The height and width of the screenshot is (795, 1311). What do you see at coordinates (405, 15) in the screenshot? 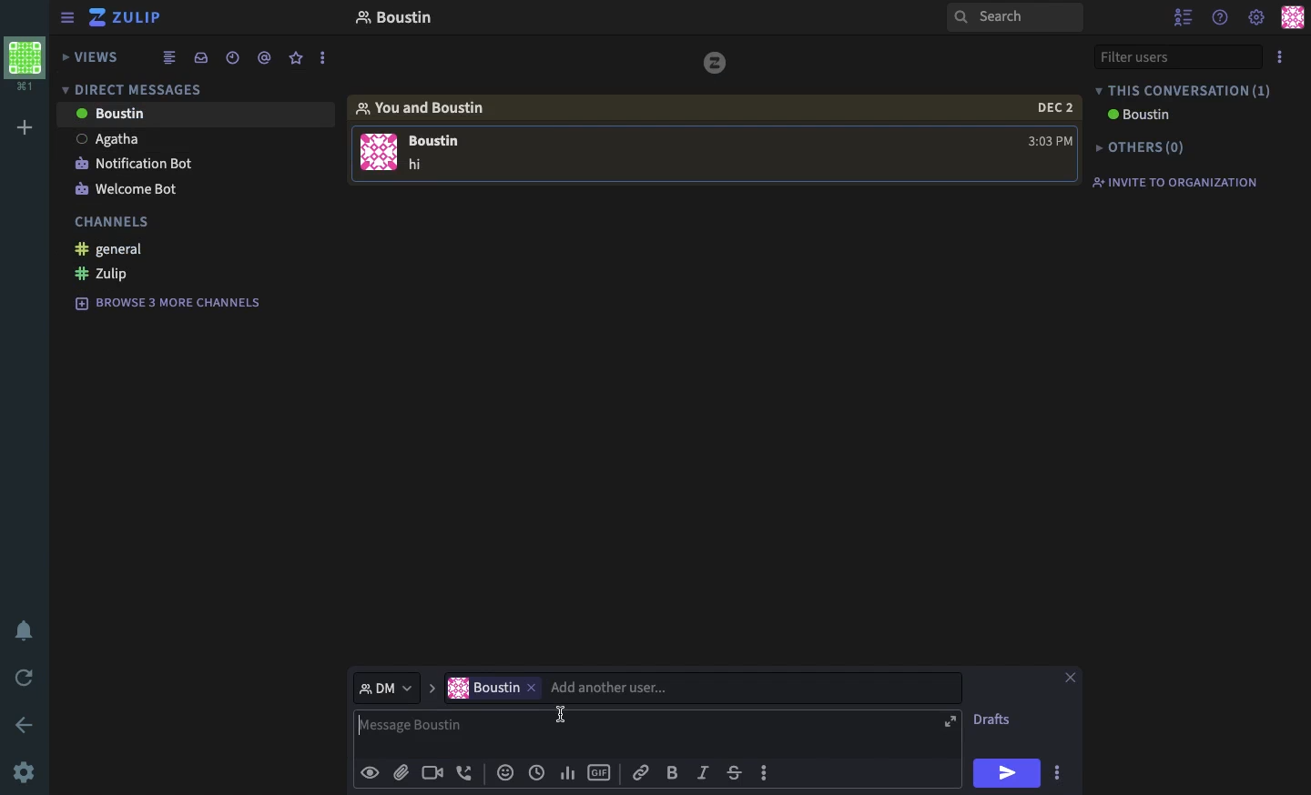
I see `boustin` at bounding box center [405, 15].